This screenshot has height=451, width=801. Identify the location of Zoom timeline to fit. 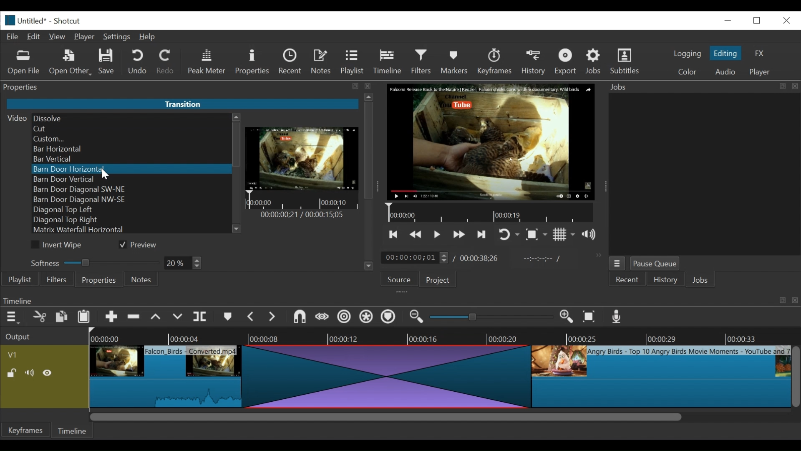
(591, 317).